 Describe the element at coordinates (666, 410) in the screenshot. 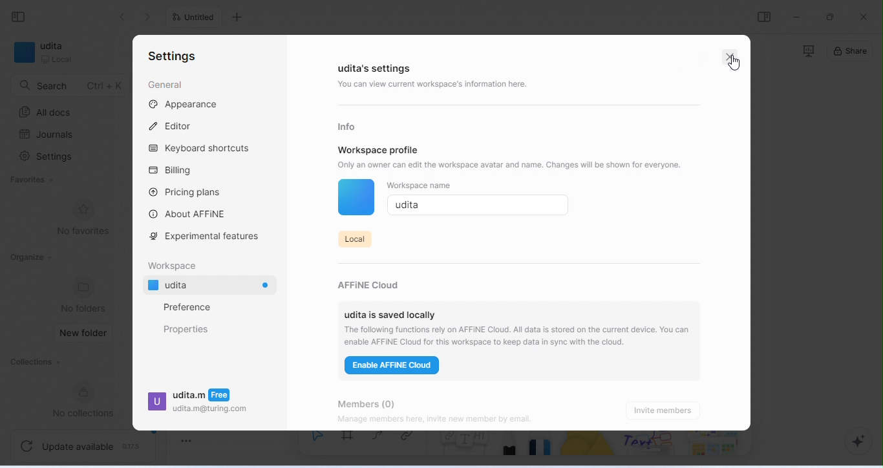

I see `invite members` at that location.